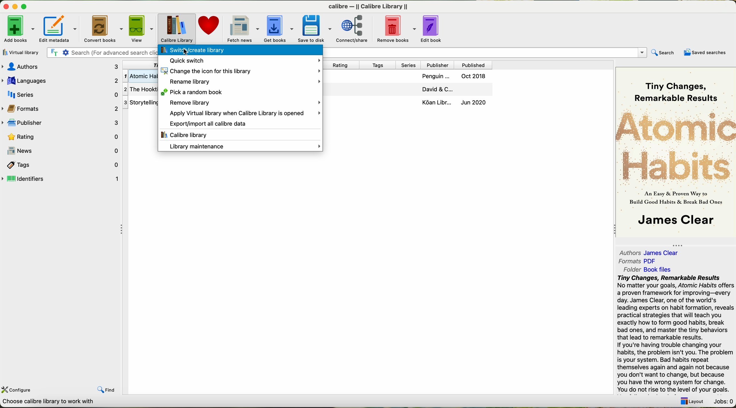  I want to click on pick a random book, so click(240, 92).